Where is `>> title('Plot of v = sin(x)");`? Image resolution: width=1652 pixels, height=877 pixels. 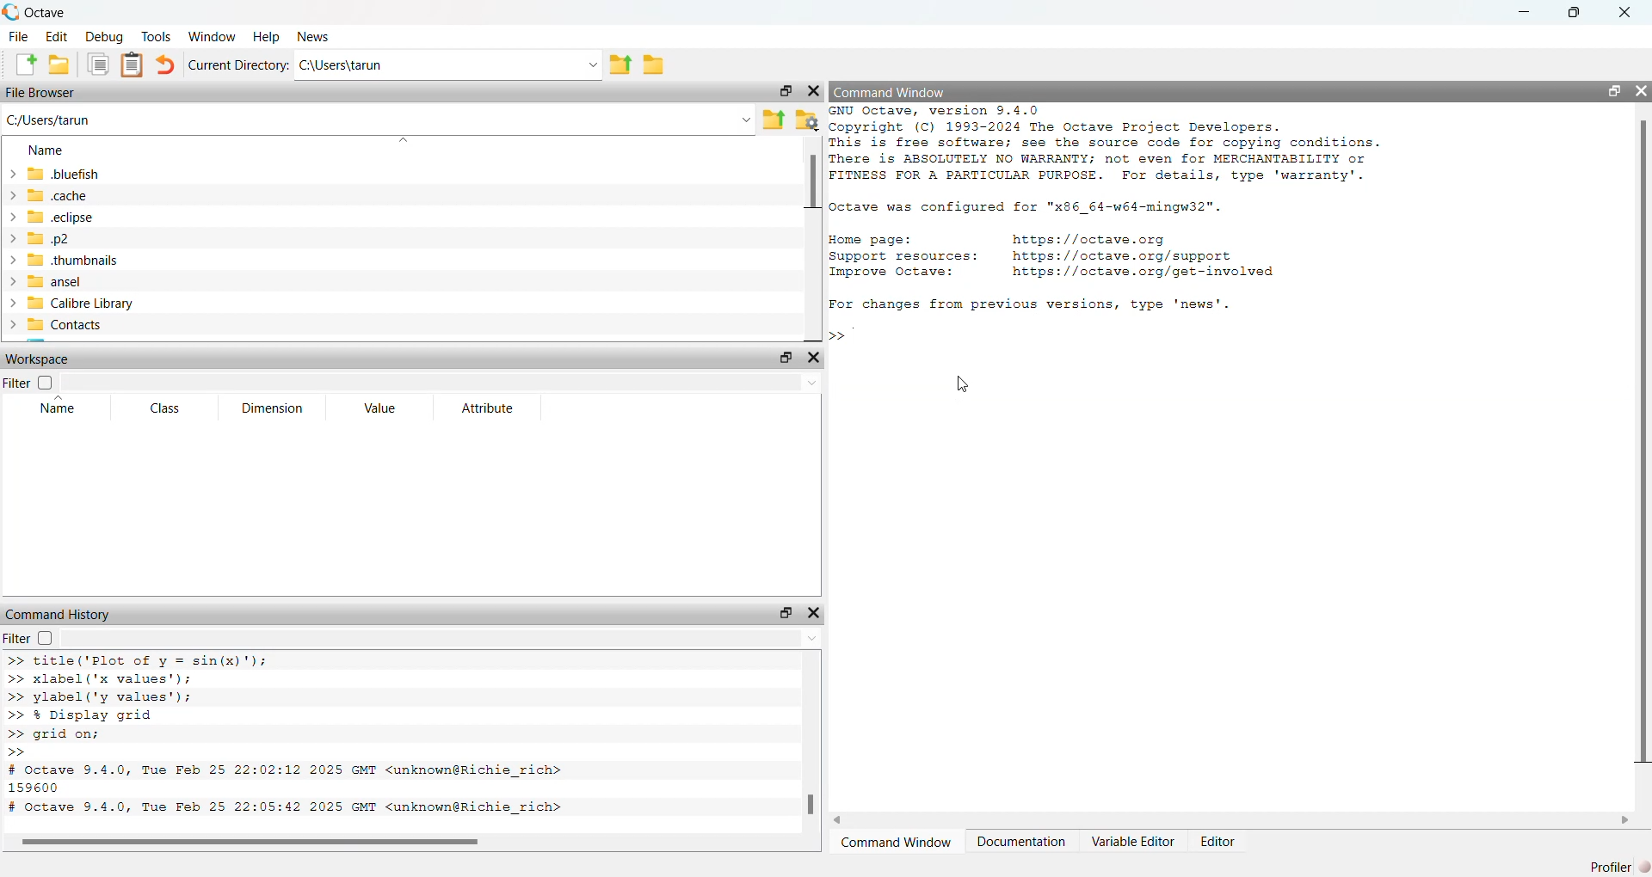
>> title('Plot of v = sin(x)"); is located at coordinates (139, 659).